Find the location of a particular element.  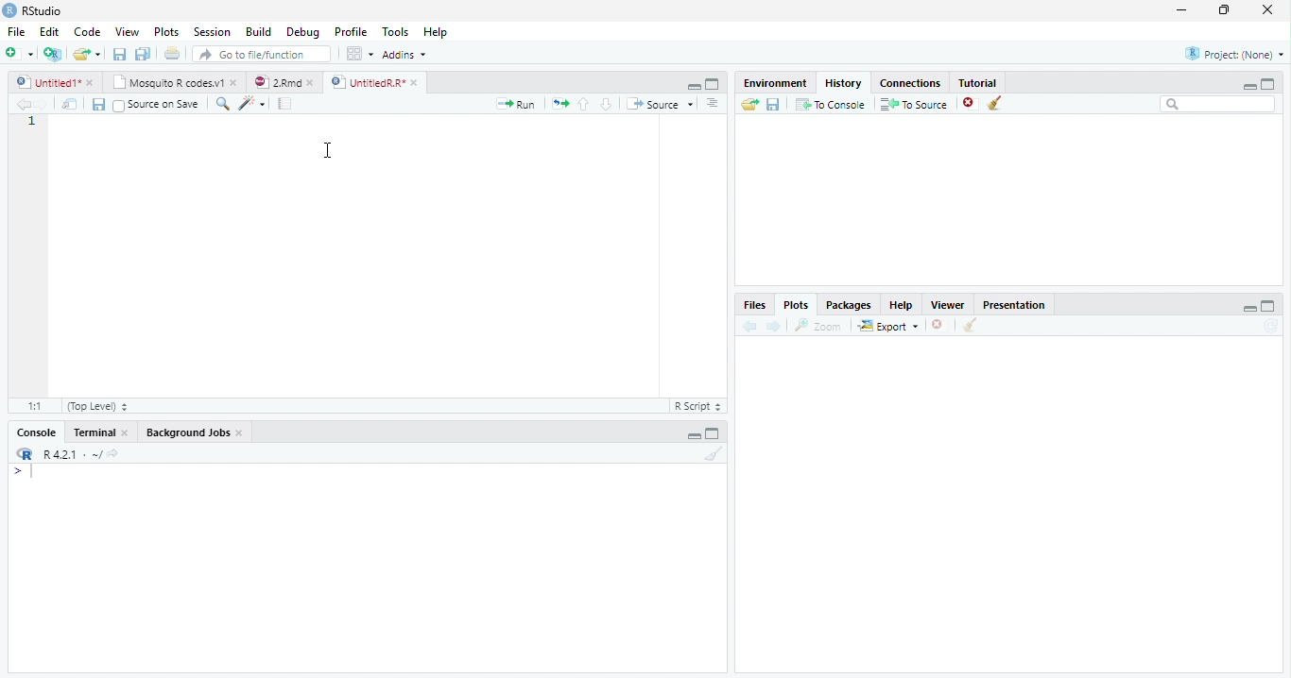

viewer is located at coordinates (948, 306).